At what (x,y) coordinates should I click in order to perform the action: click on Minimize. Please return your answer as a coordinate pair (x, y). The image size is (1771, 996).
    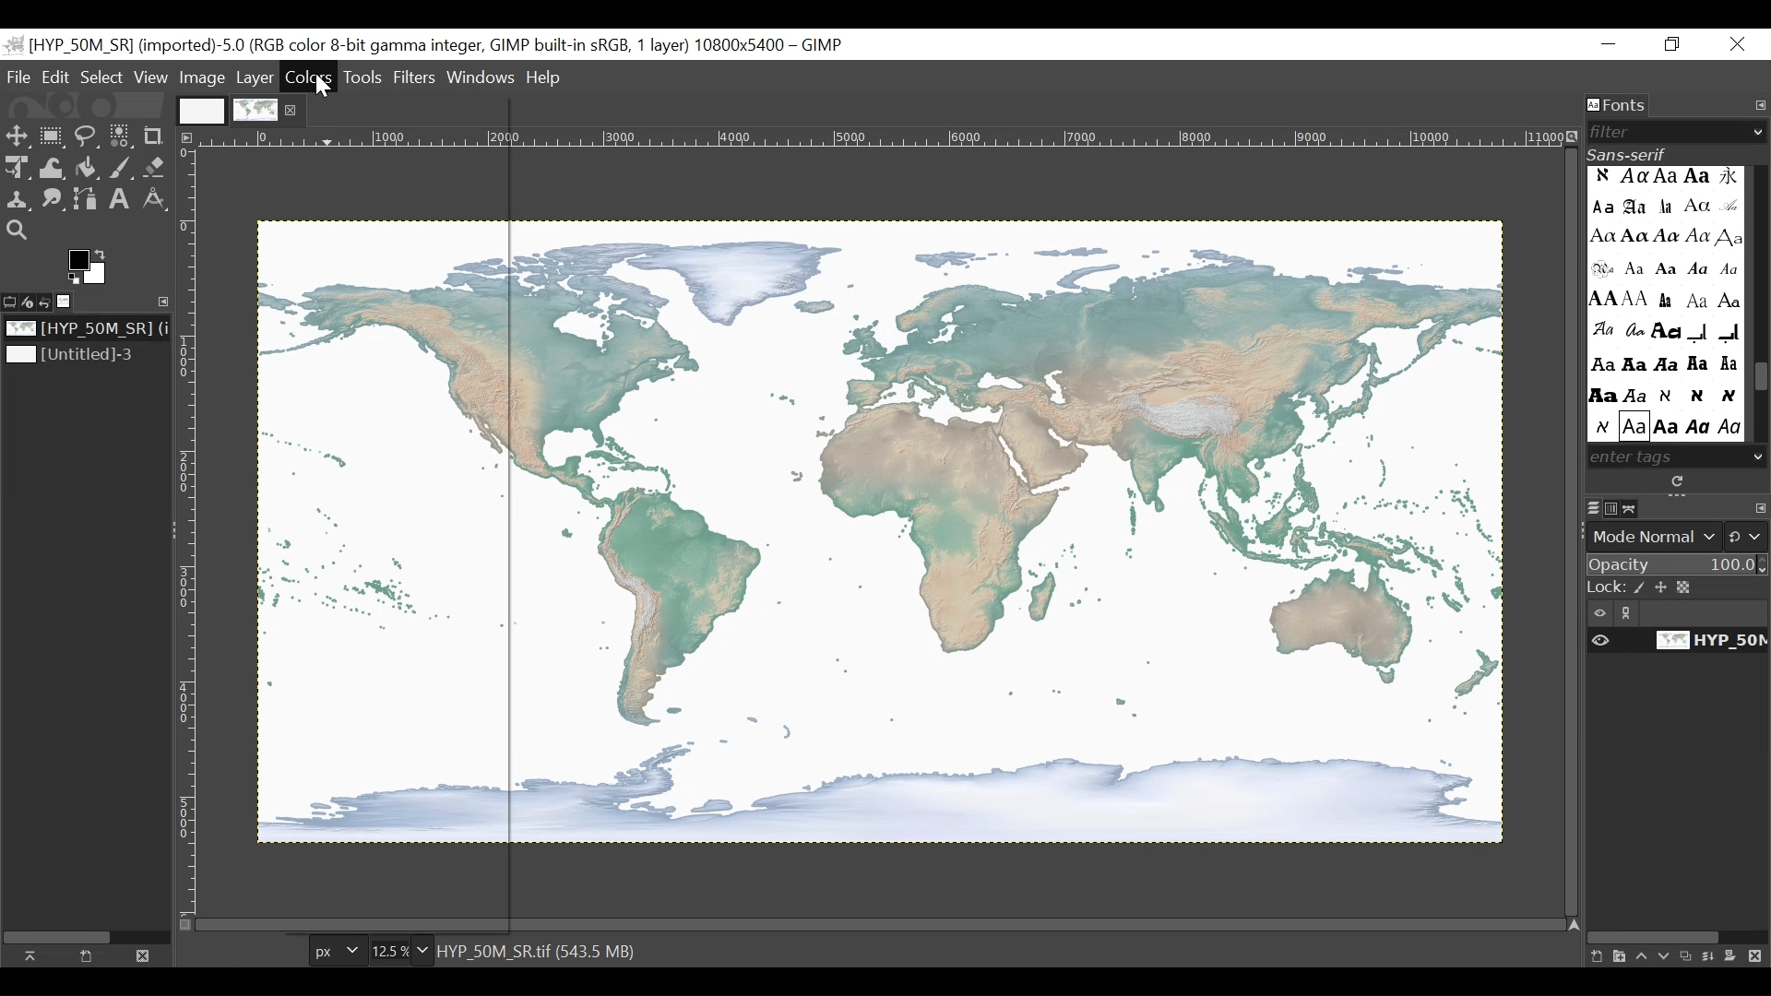
    Looking at the image, I should click on (1610, 45).